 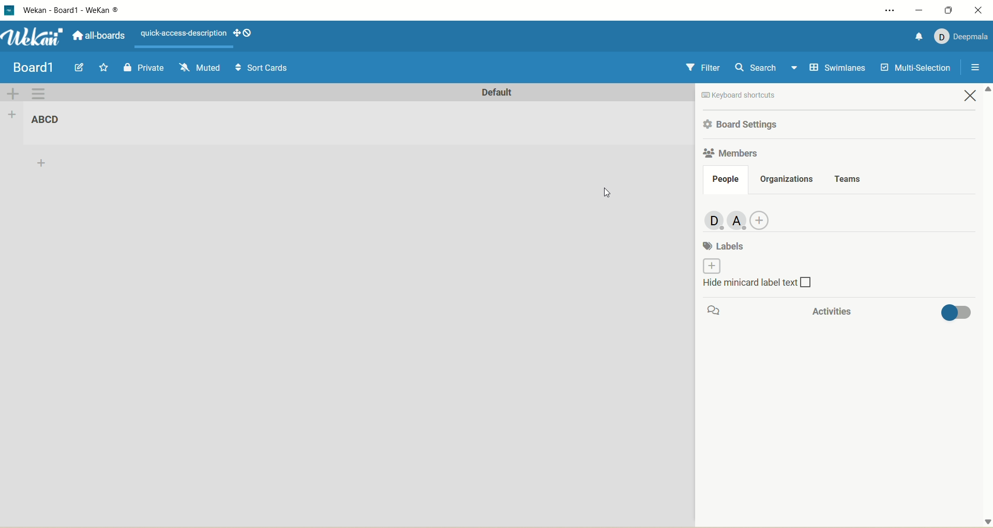 What do you see at coordinates (947, 10) in the screenshot?
I see `maximize` at bounding box center [947, 10].